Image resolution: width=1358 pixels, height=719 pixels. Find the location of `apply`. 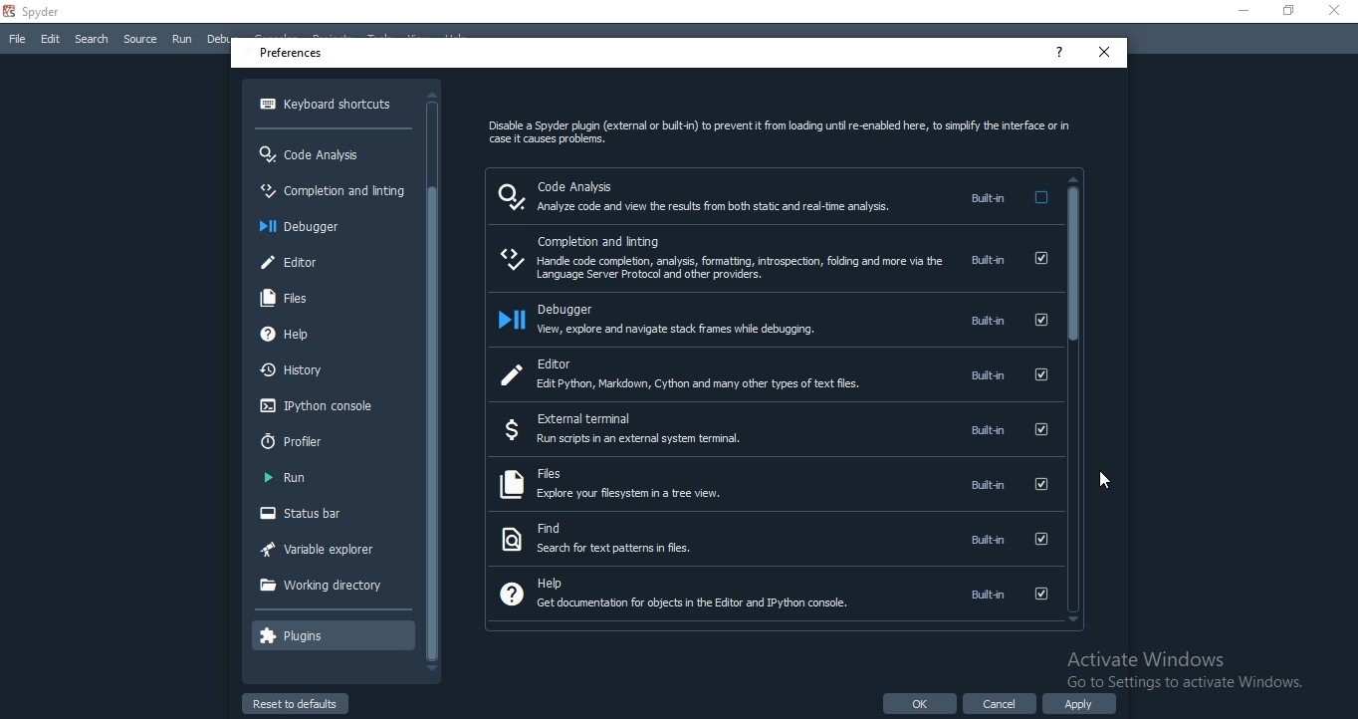

apply is located at coordinates (1079, 703).